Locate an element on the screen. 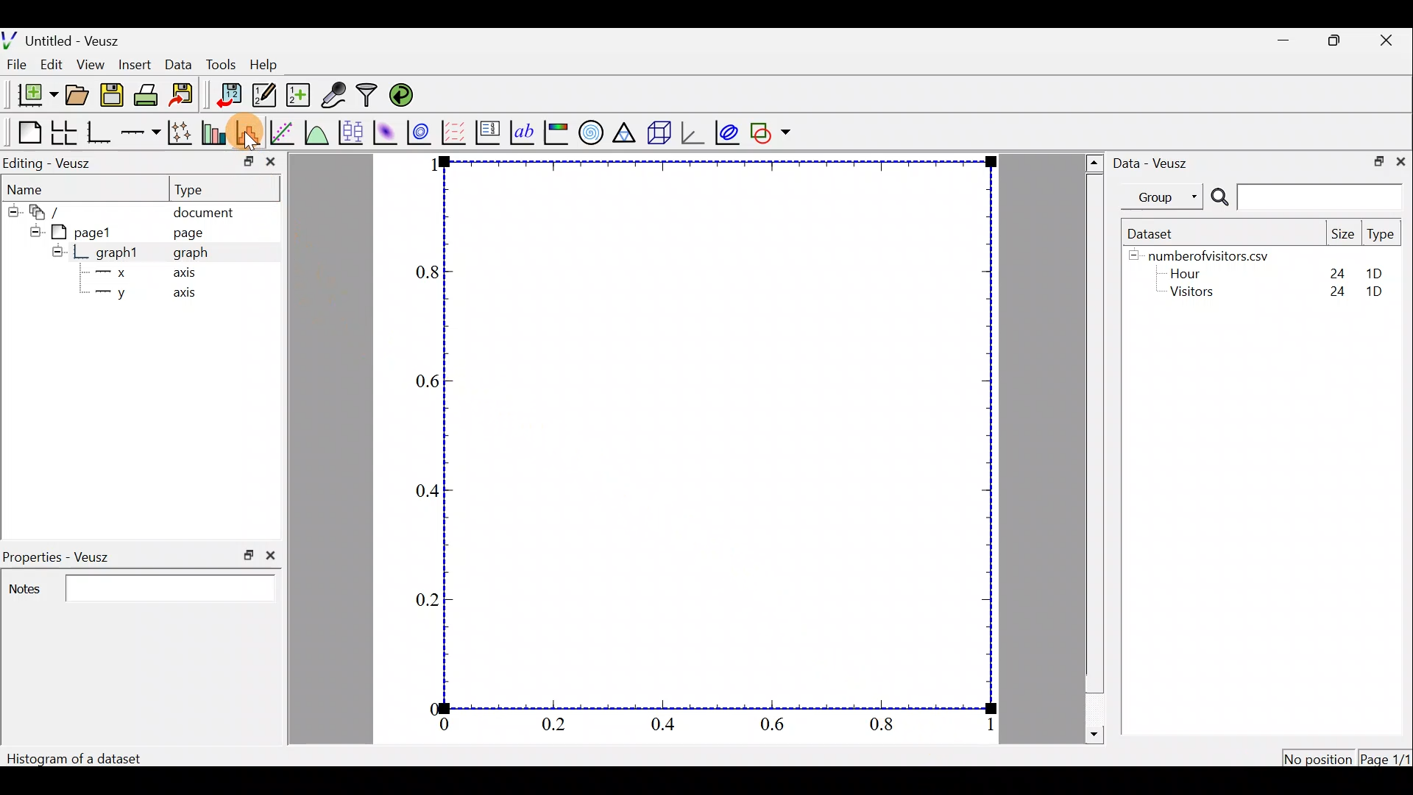 This screenshot has height=795, width=1413. Ternary graph is located at coordinates (623, 134).